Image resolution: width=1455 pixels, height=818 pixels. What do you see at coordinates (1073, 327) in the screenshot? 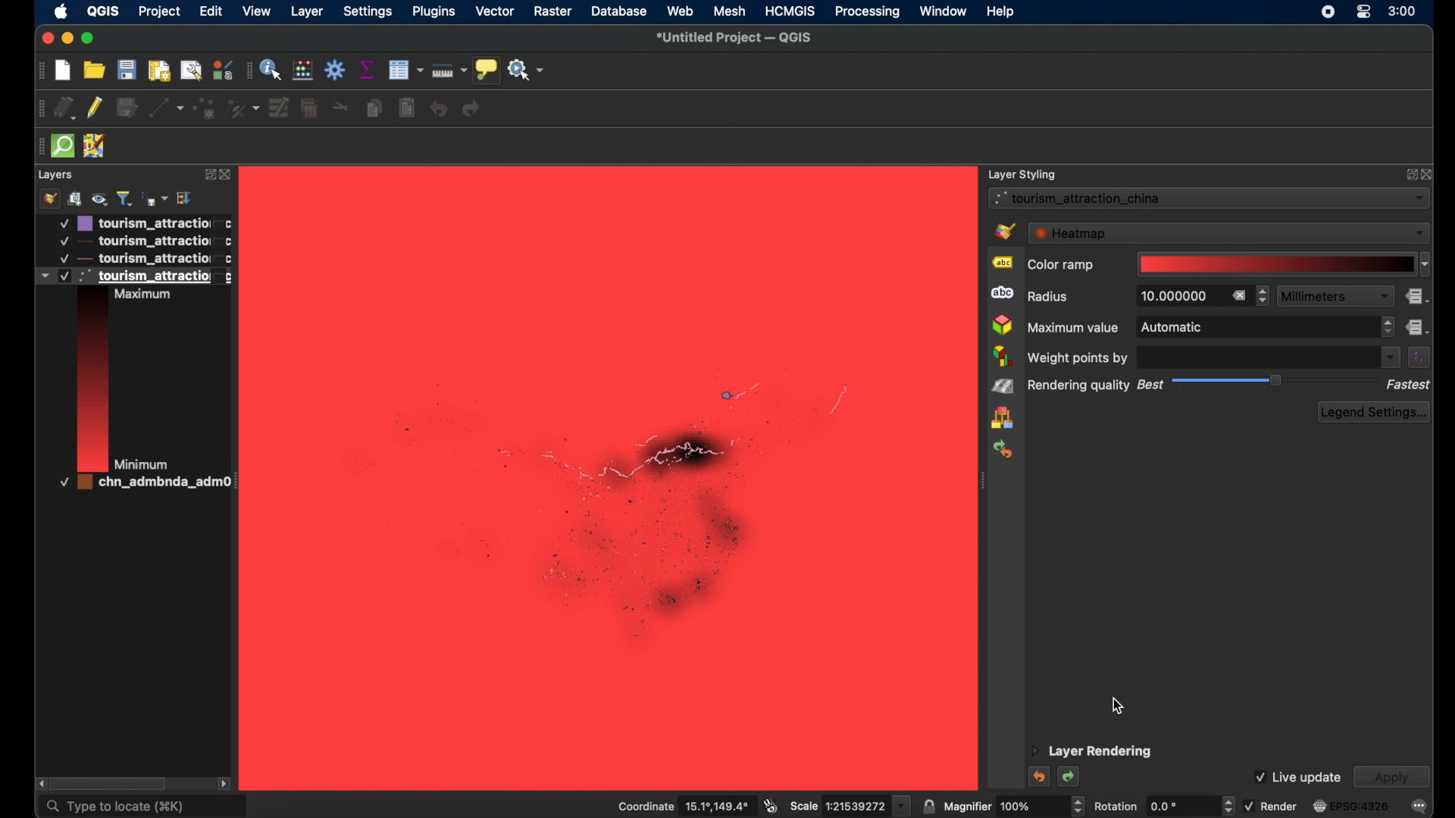
I see `maximum value` at bounding box center [1073, 327].